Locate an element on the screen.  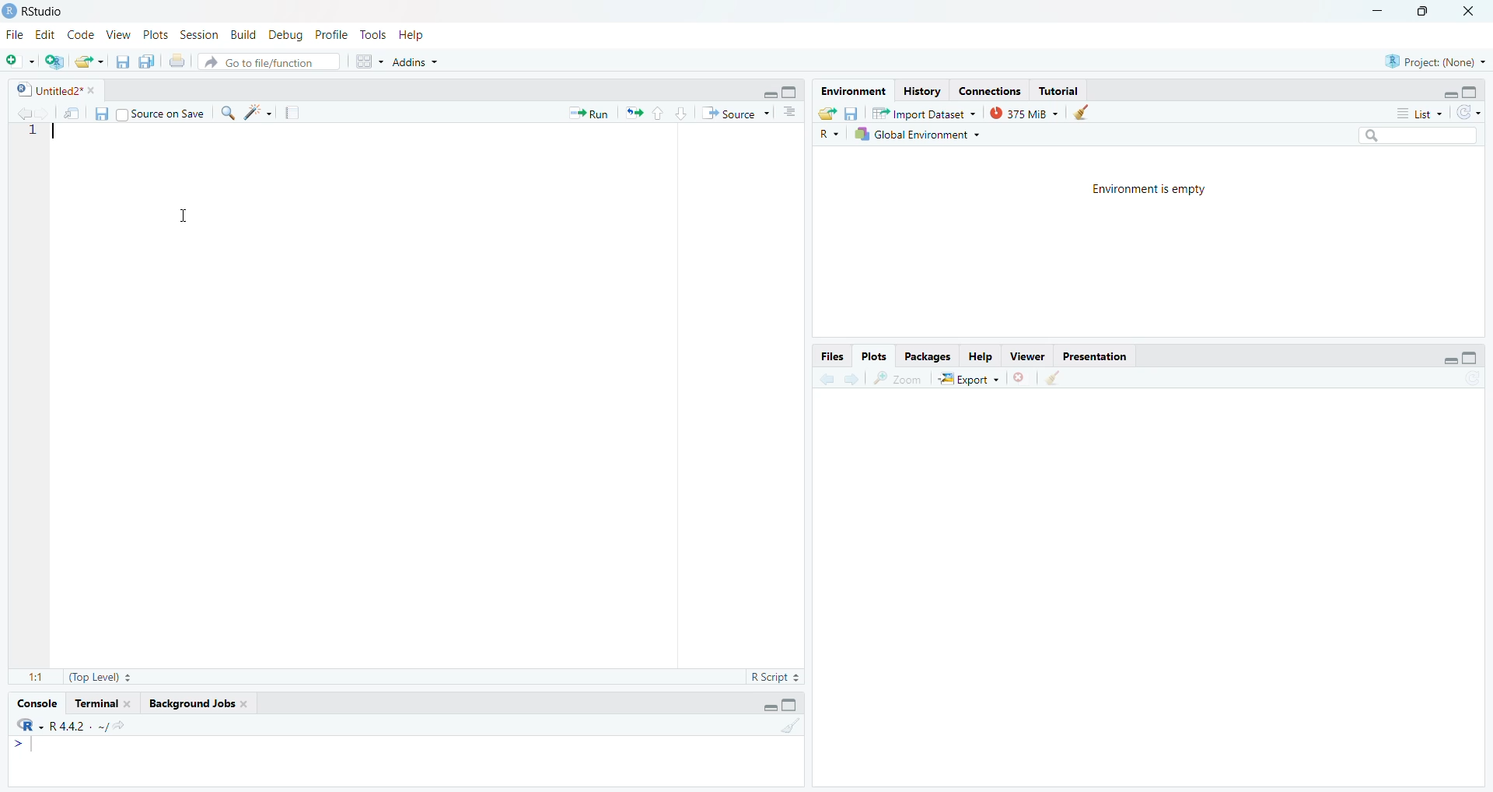
save is located at coordinates (853, 113).